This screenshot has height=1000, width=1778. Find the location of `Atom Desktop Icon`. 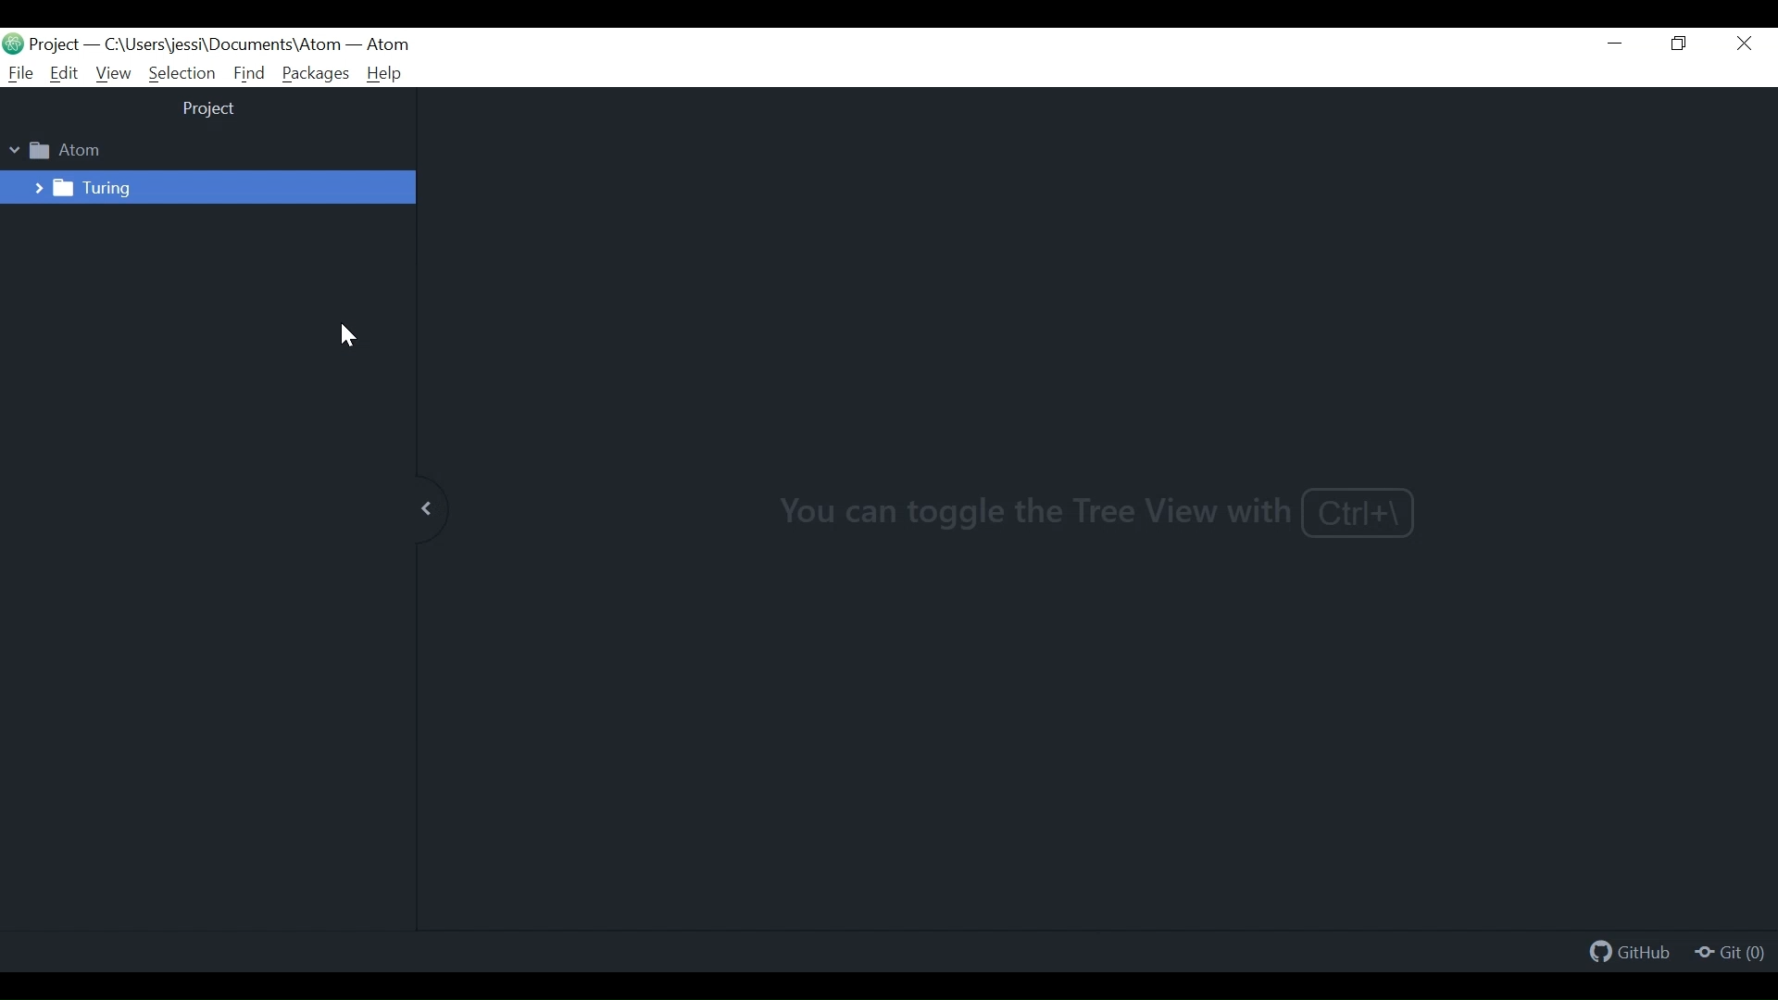

Atom Desktop Icon is located at coordinates (13, 43).